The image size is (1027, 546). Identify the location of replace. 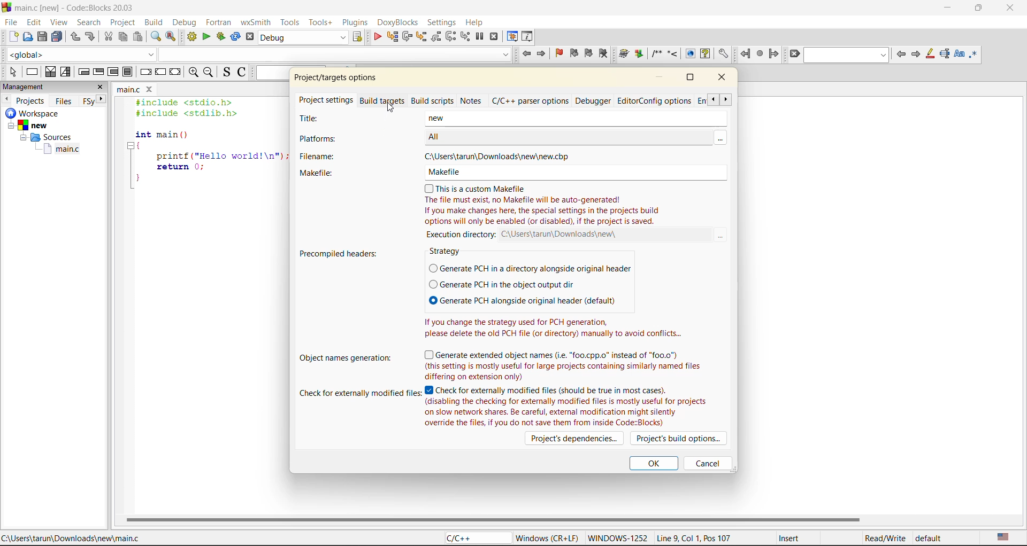
(171, 35).